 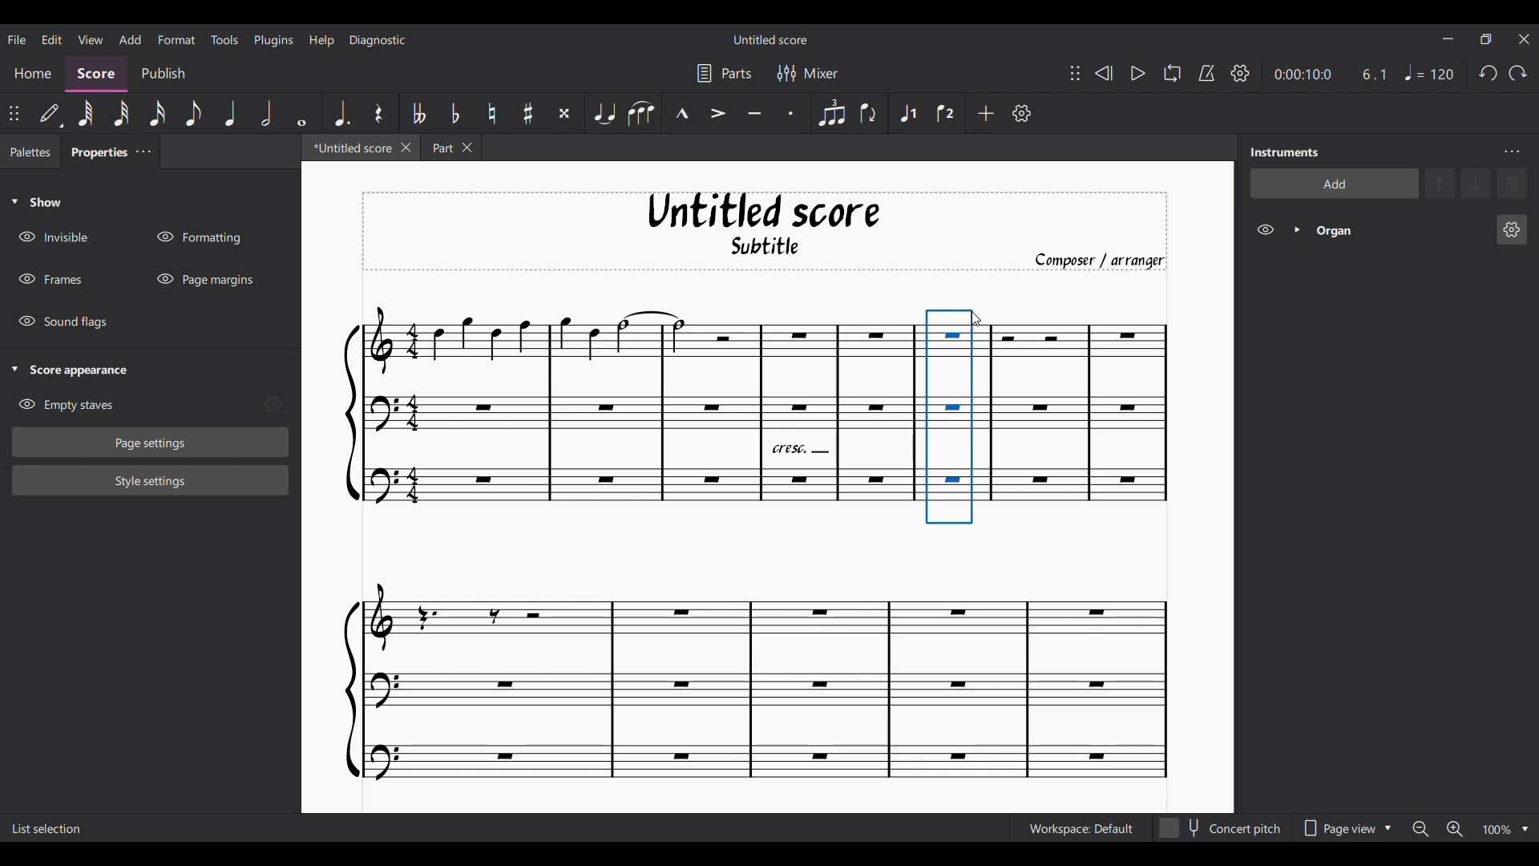 I want to click on Tools menu, so click(x=224, y=38).